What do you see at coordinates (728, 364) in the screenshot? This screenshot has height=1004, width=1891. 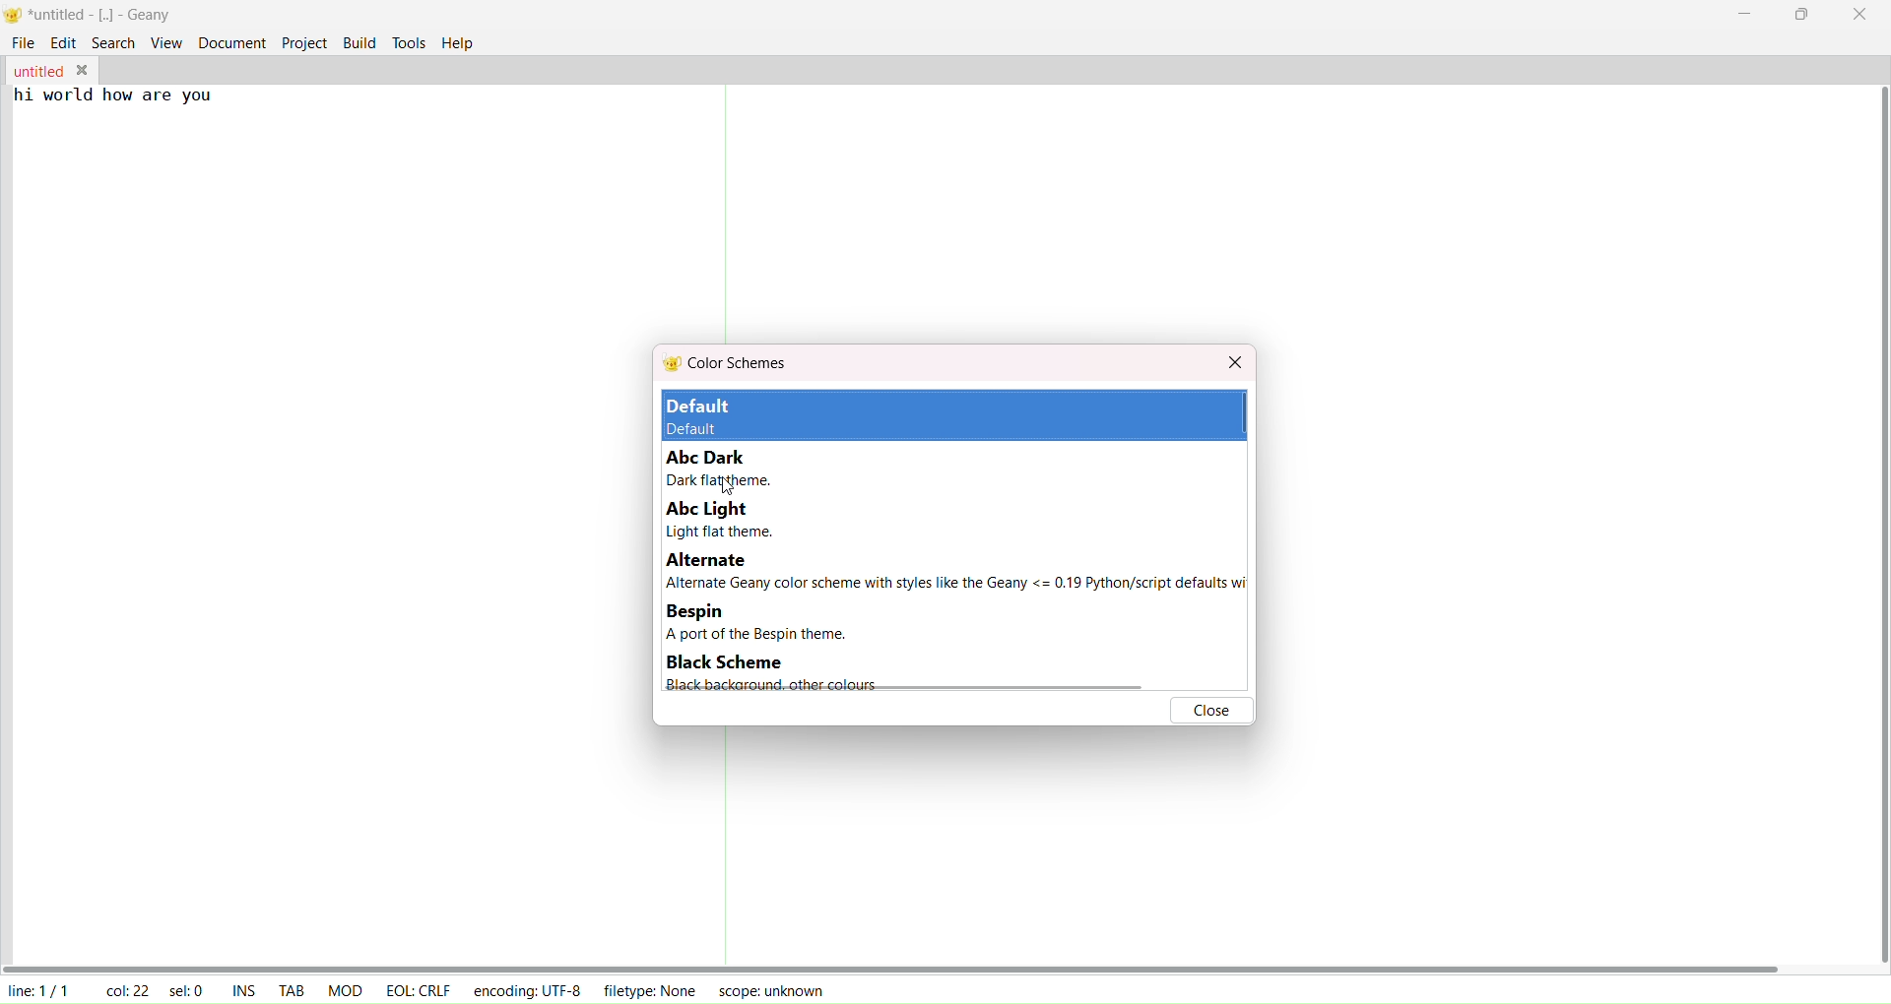 I see `color schemes` at bounding box center [728, 364].